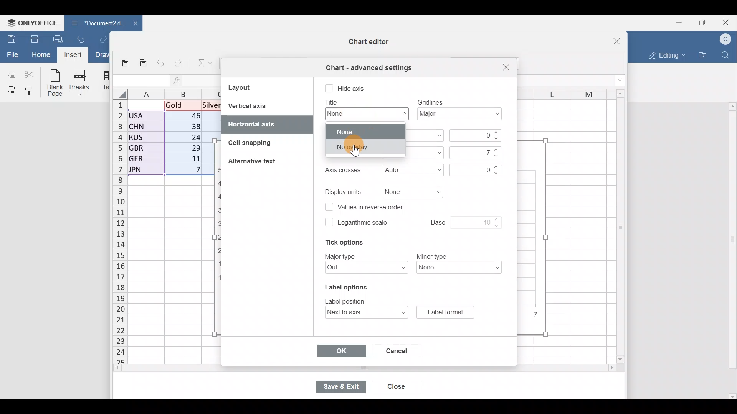 The image size is (737, 414). What do you see at coordinates (665, 55) in the screenshot?
I see `Editing mode` at bounding box center [665, 55].